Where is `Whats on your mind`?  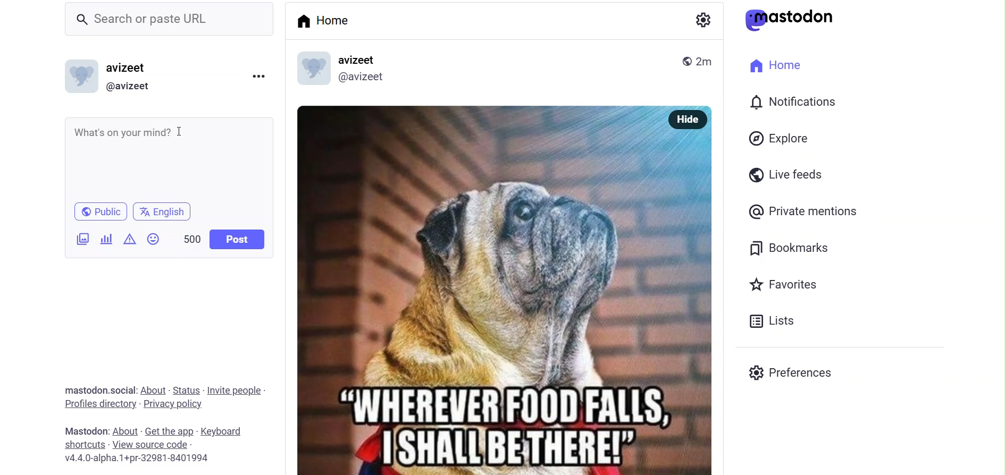
Whats on your mind is located at coordinates (170, 155).